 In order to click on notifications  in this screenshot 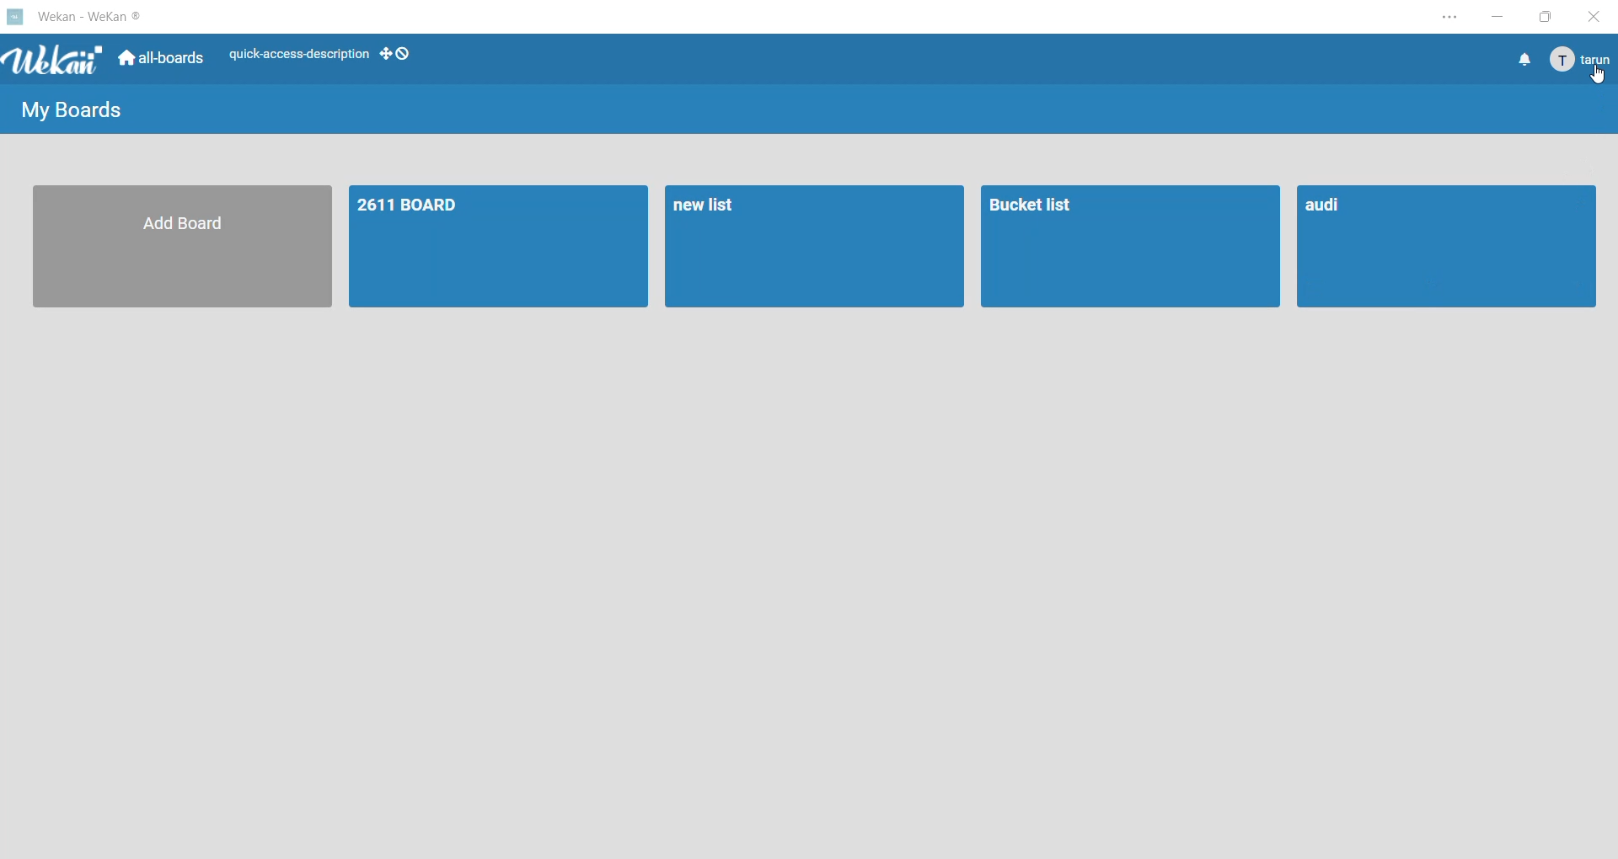, I will do `click(1523, 61)`.